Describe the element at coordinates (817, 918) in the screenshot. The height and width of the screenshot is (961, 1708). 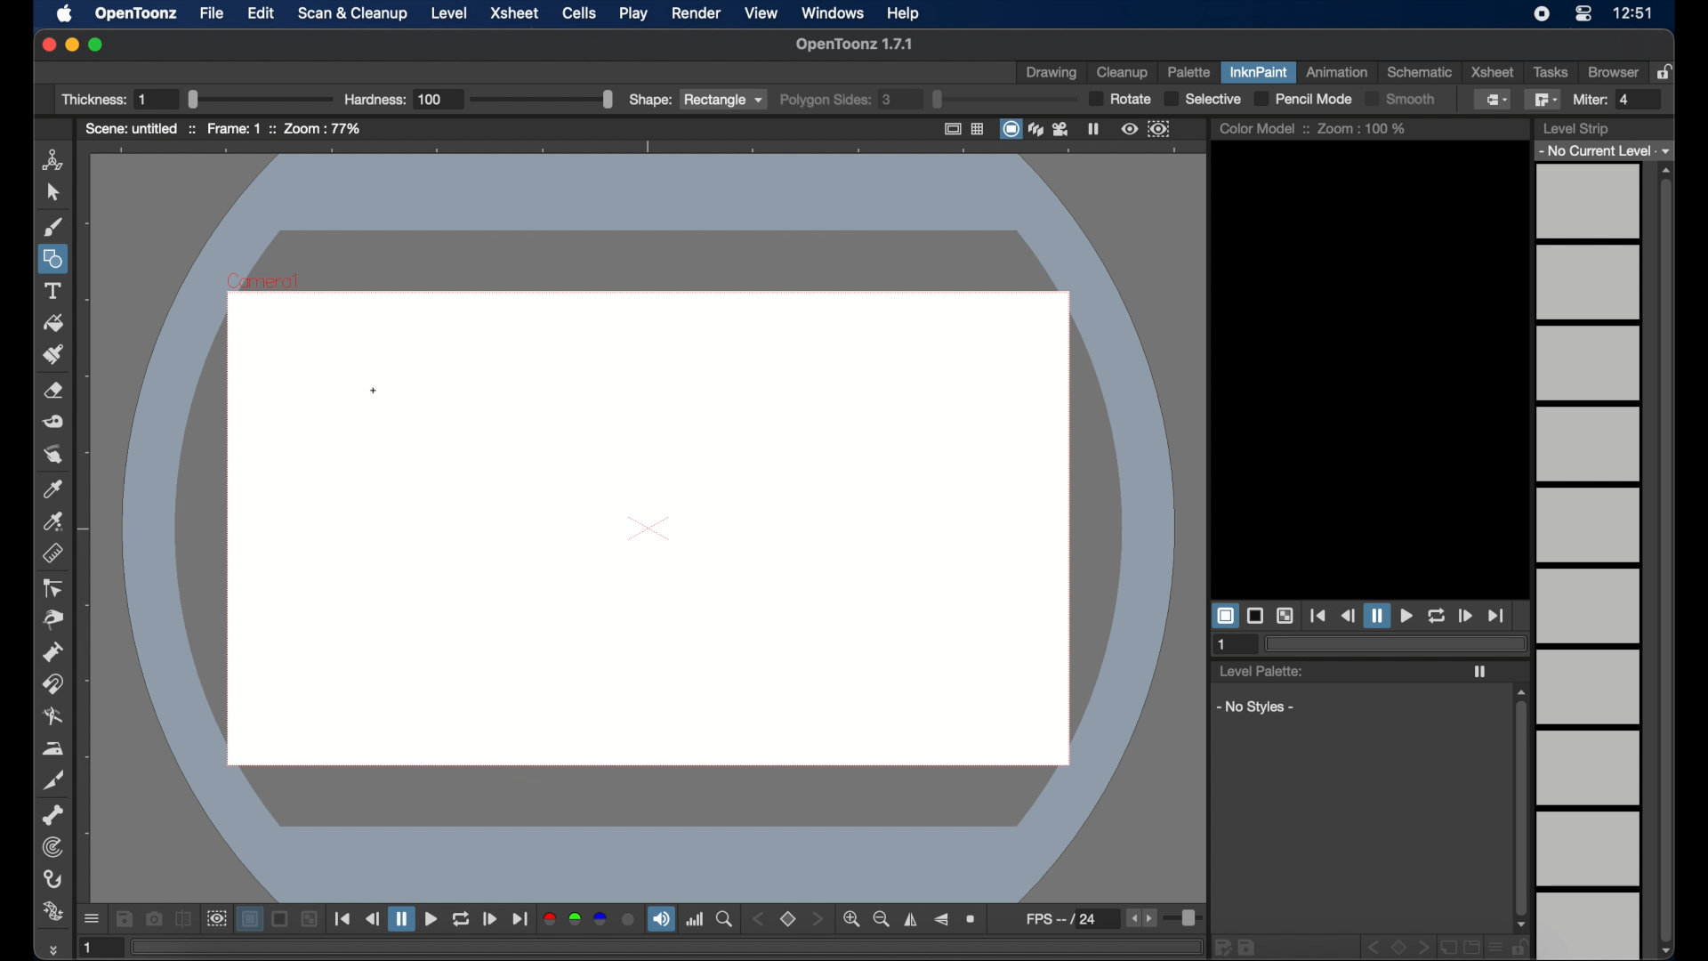
I see `stepper button` at that location.